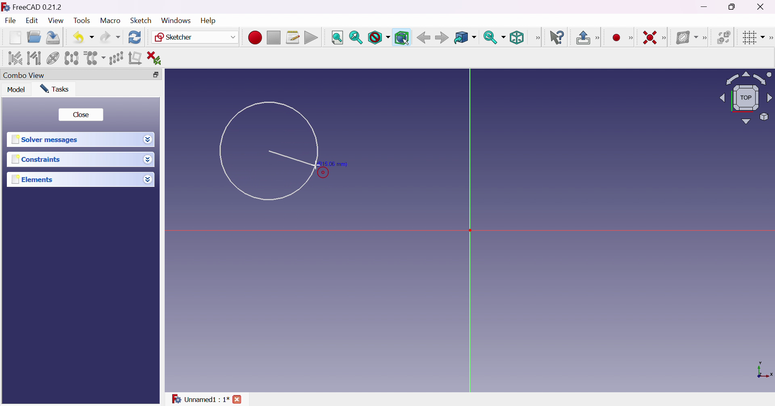  Describe the element at coordinates (111, 20) in the screenshot. I see `Macro` at that location.